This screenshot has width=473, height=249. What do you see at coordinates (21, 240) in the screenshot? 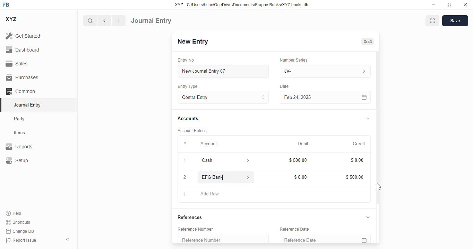
I see `report issue` at bounding box center [21, 240].